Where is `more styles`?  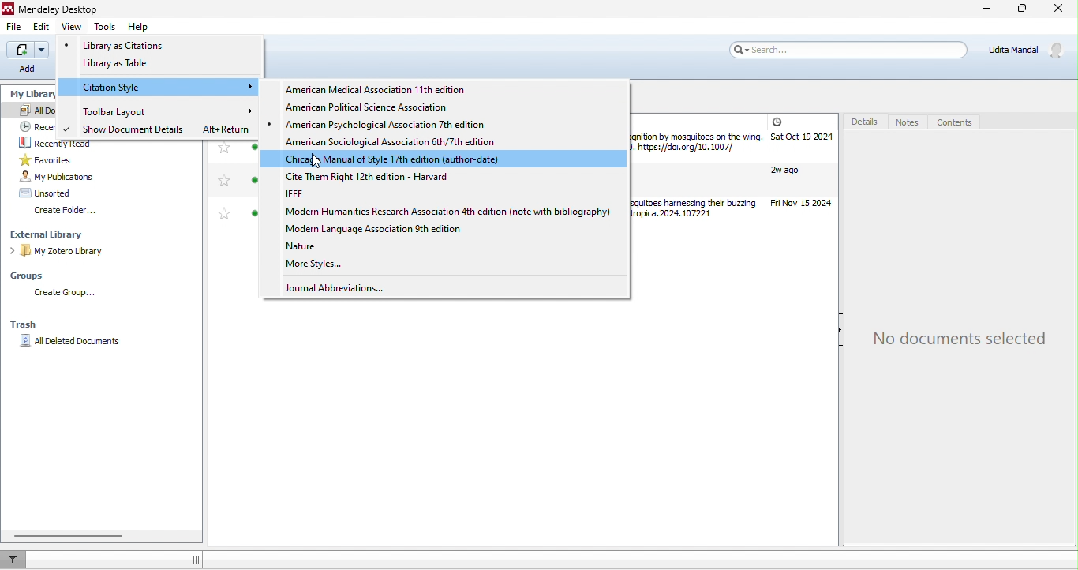
more styles is located at coordinates (311, 264).